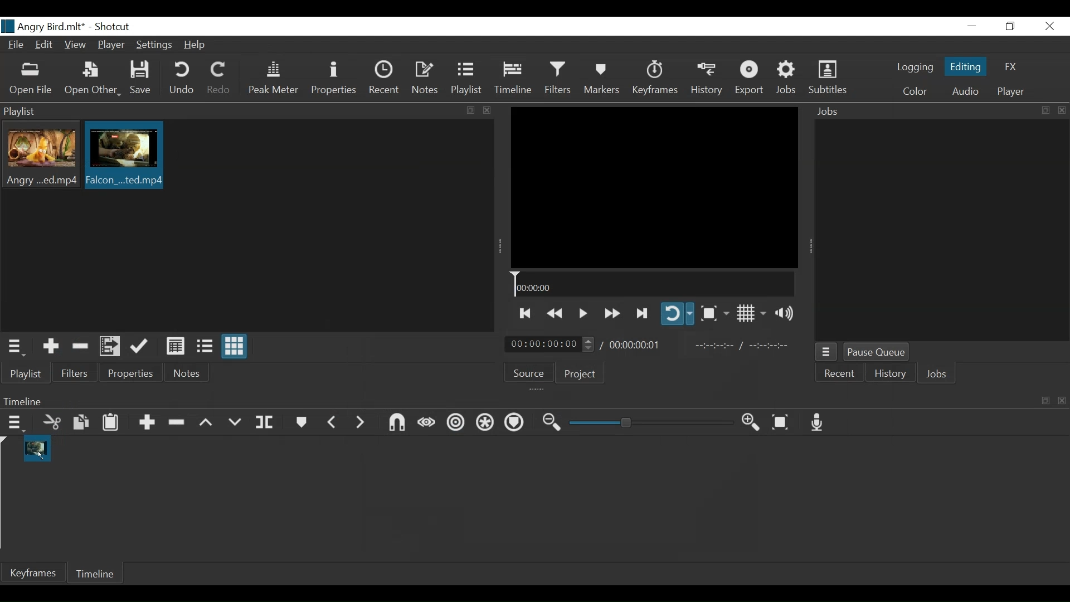 The height and width of the screenshot is (602, 1070). Describe the element at coordinates (178, 423) in the screenshot. I see `Remove cut` at that location.